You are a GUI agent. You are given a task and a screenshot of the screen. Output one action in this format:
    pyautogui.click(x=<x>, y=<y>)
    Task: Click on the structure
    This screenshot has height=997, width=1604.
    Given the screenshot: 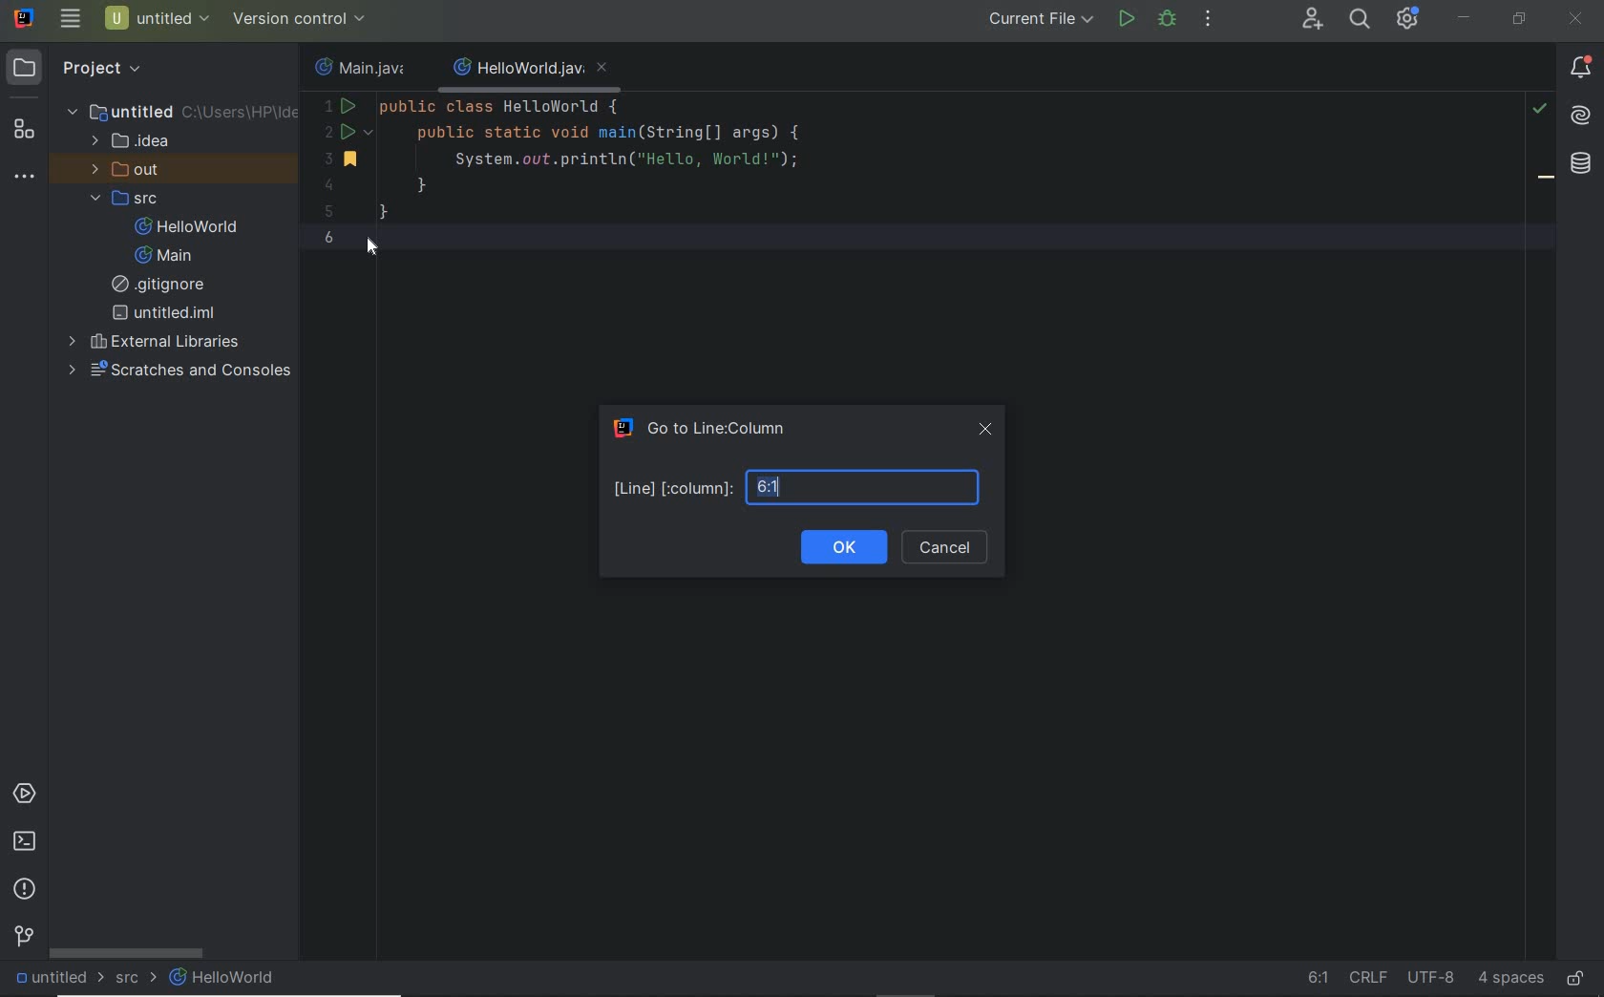 What is the action you would take?
    pyautogui.click(x=23, y=131)
    